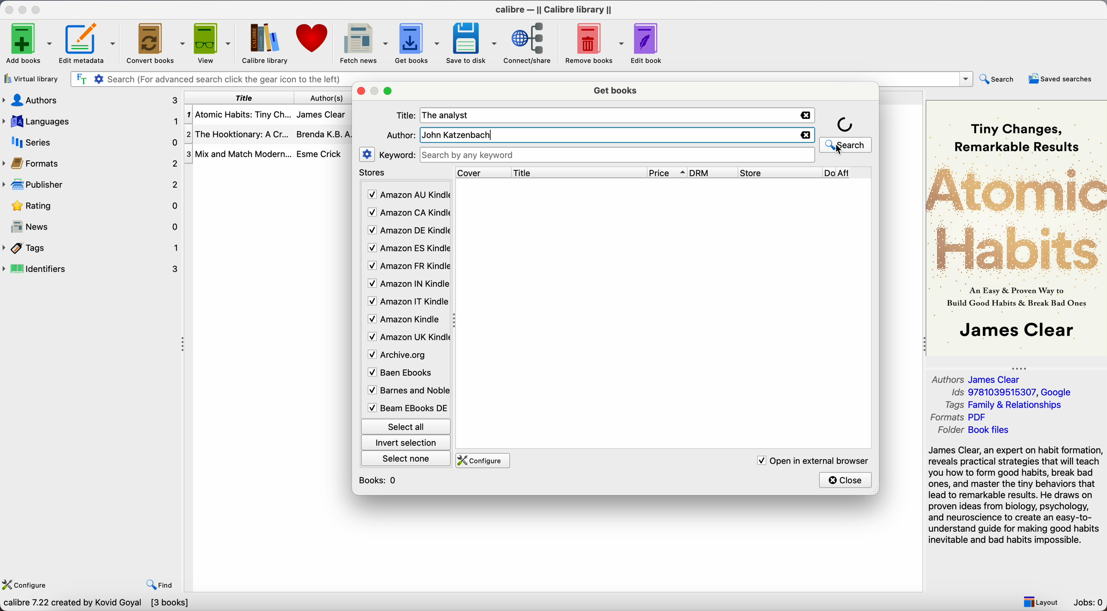 The width and height of the screenshot is (1107, 611). What do you see at coordinates (89, 44) in the screenshot?
I see `edit metadata` at bounding box center [89, 44].